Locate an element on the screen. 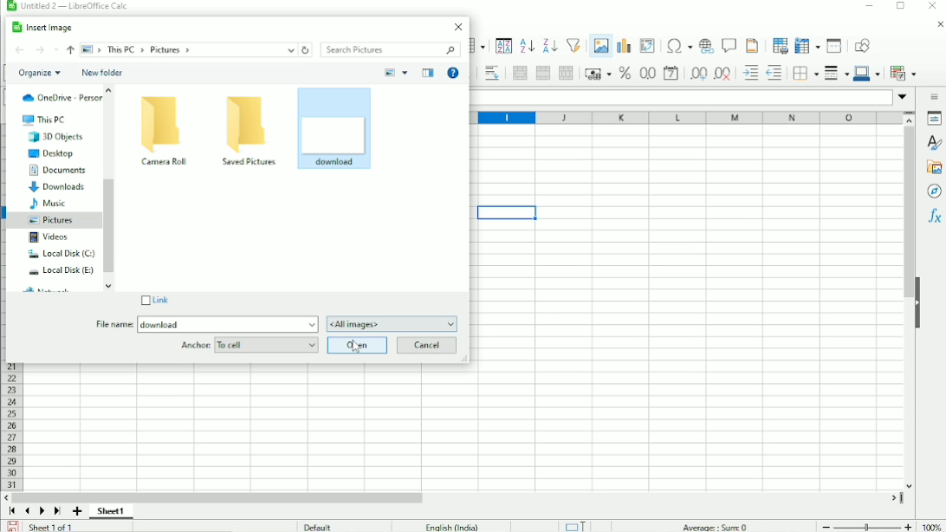 Image resolution: width=946 pixels, height=532 pixels. Freeze rows and columns is located at coordinates (807, 45).